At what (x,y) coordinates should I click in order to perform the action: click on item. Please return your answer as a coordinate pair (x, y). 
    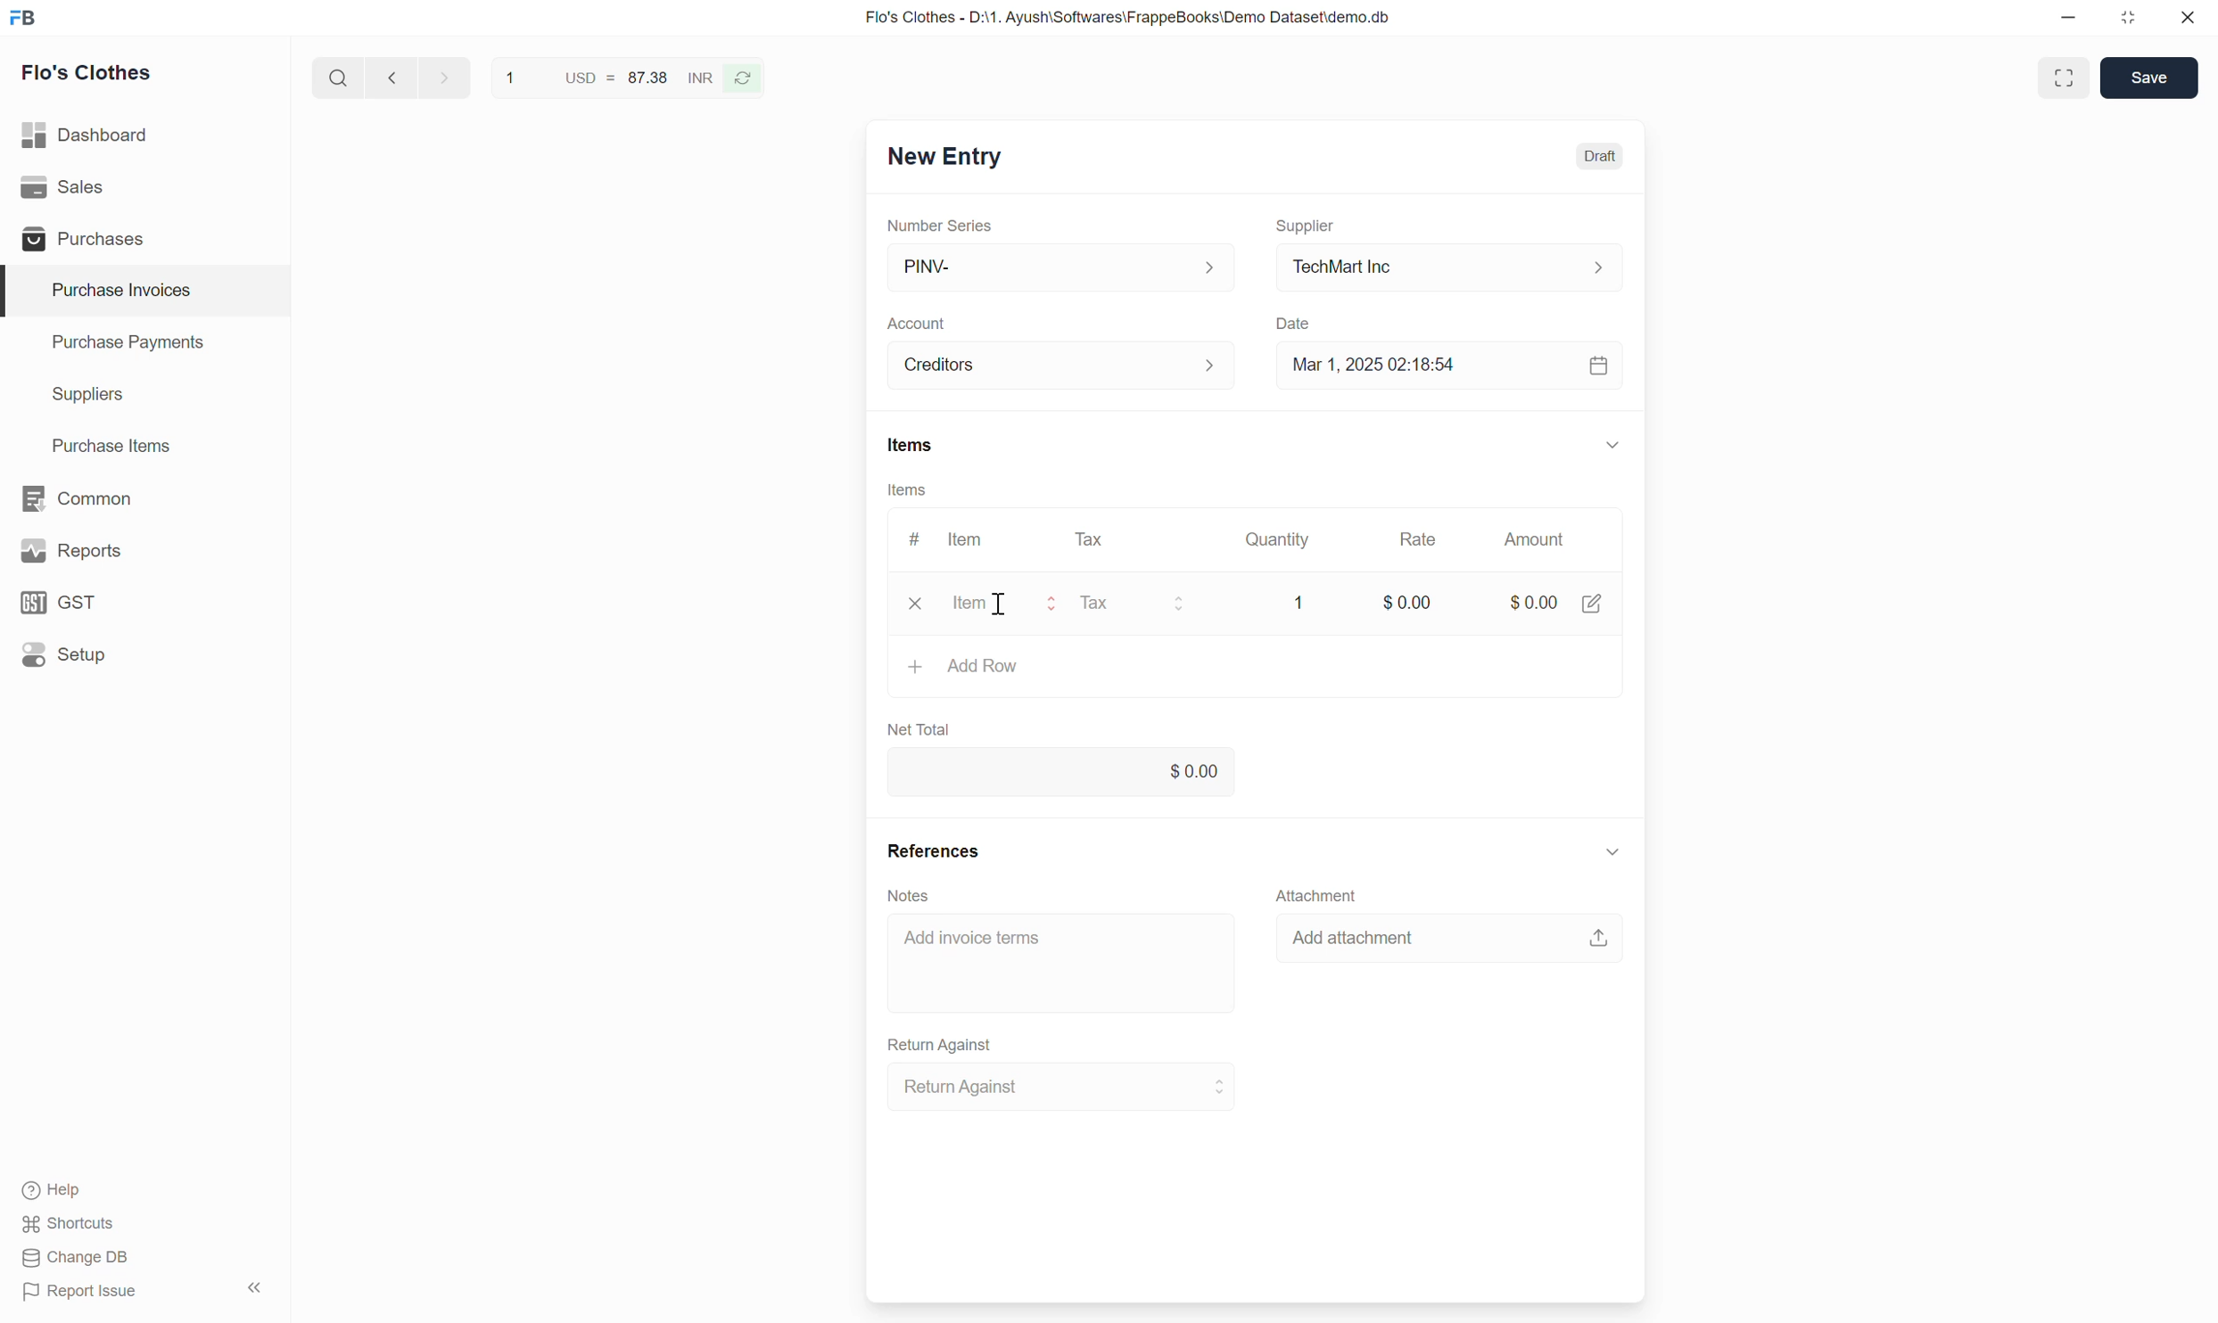
    Looking at the image, I should click on (1008, 604).